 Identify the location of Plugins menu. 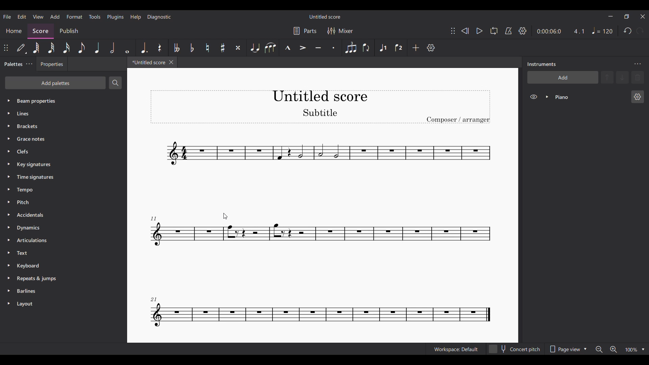
(115, 17).